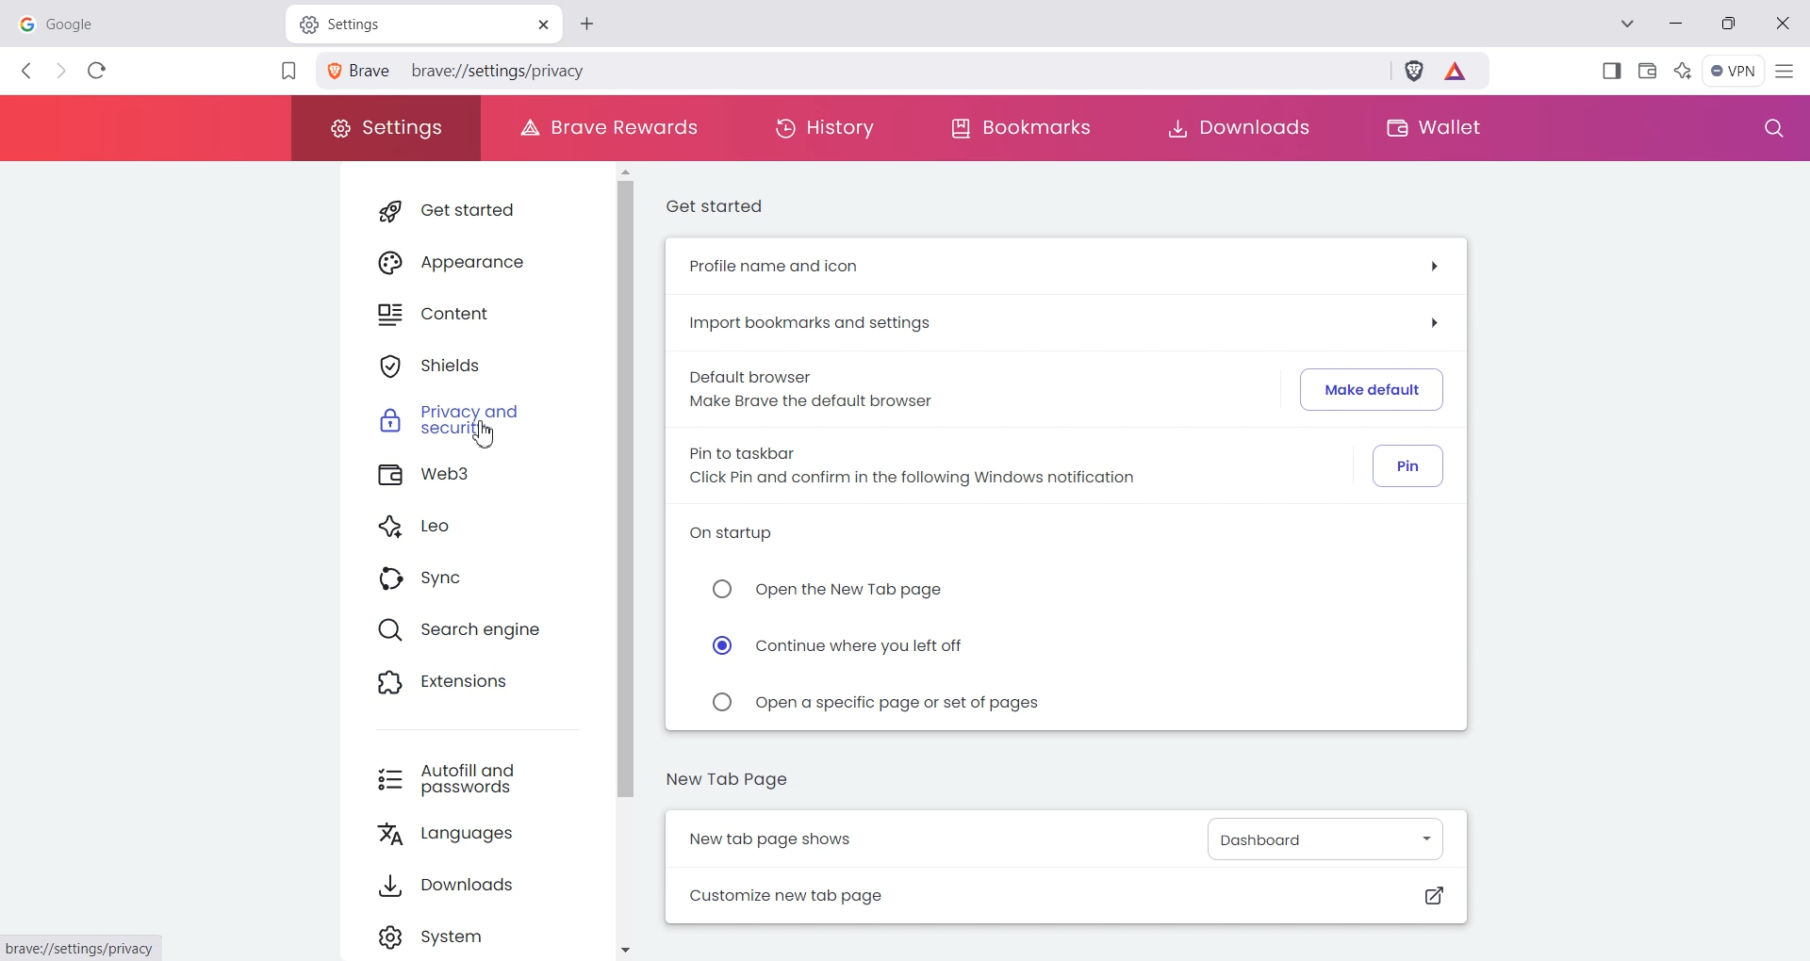  What do you see at coordinates (903, 466) in the screenshot?
I see `Pin to taskbar
Click Pin and confirm in the following Windows notification` at bounding box center [903, 466].